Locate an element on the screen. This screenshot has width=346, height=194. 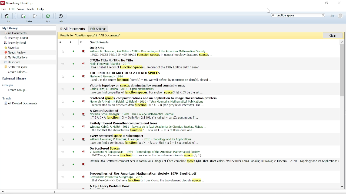
Sync is located at coordinates (48, 18).